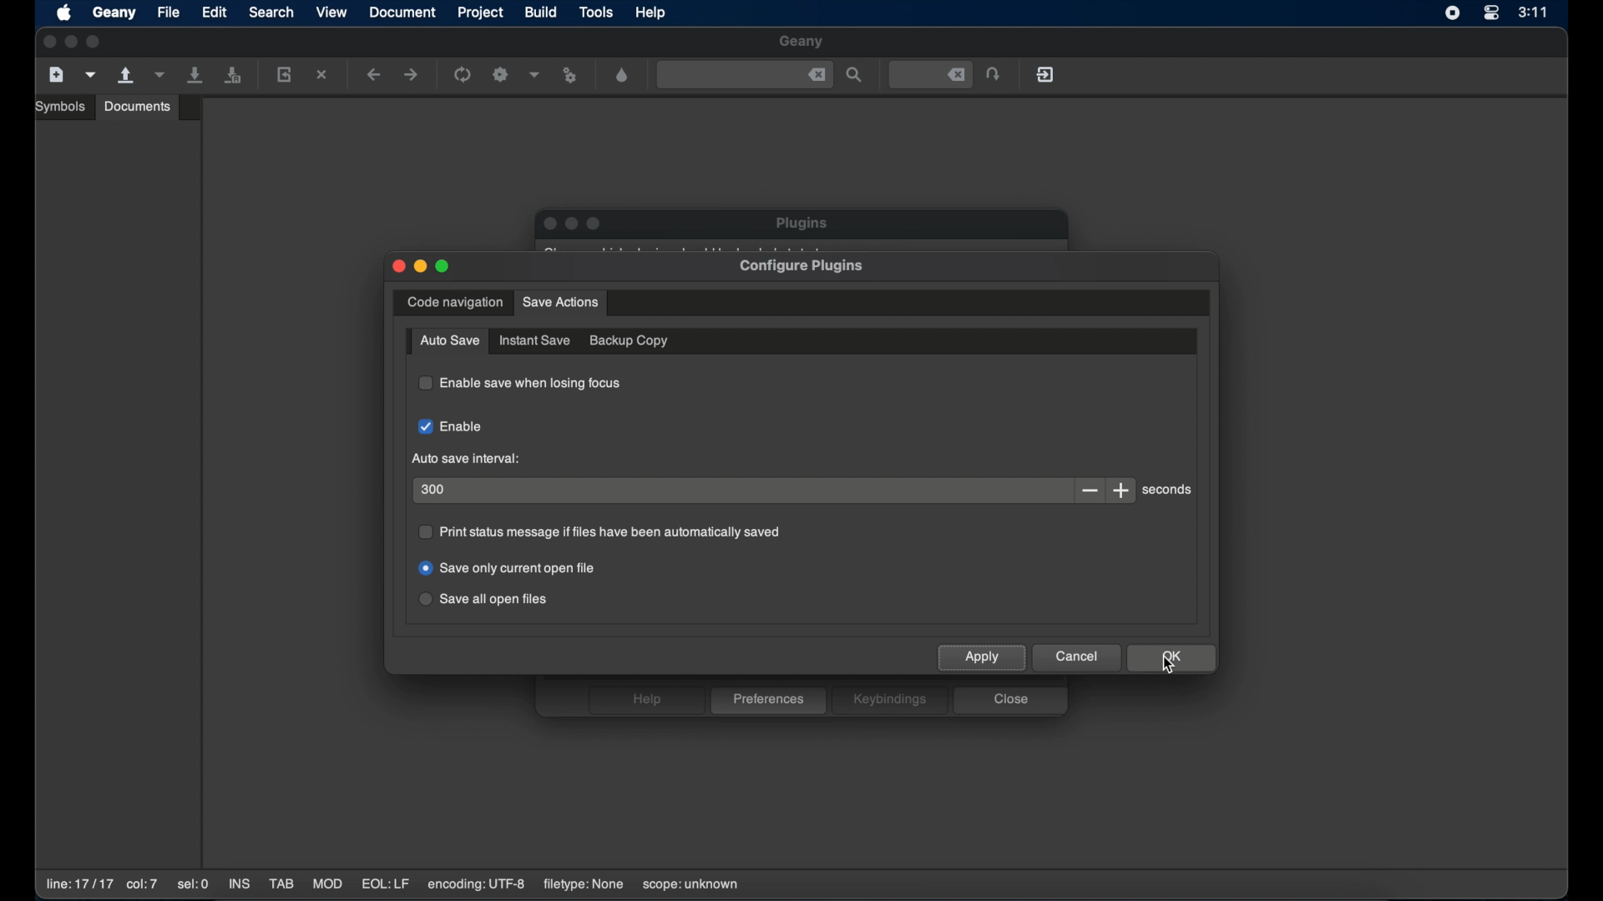 The height and width of the screenshot is (901, 1603). Describe the element at coordinates (645, 700) in the screenshot. I see `help` at that location.